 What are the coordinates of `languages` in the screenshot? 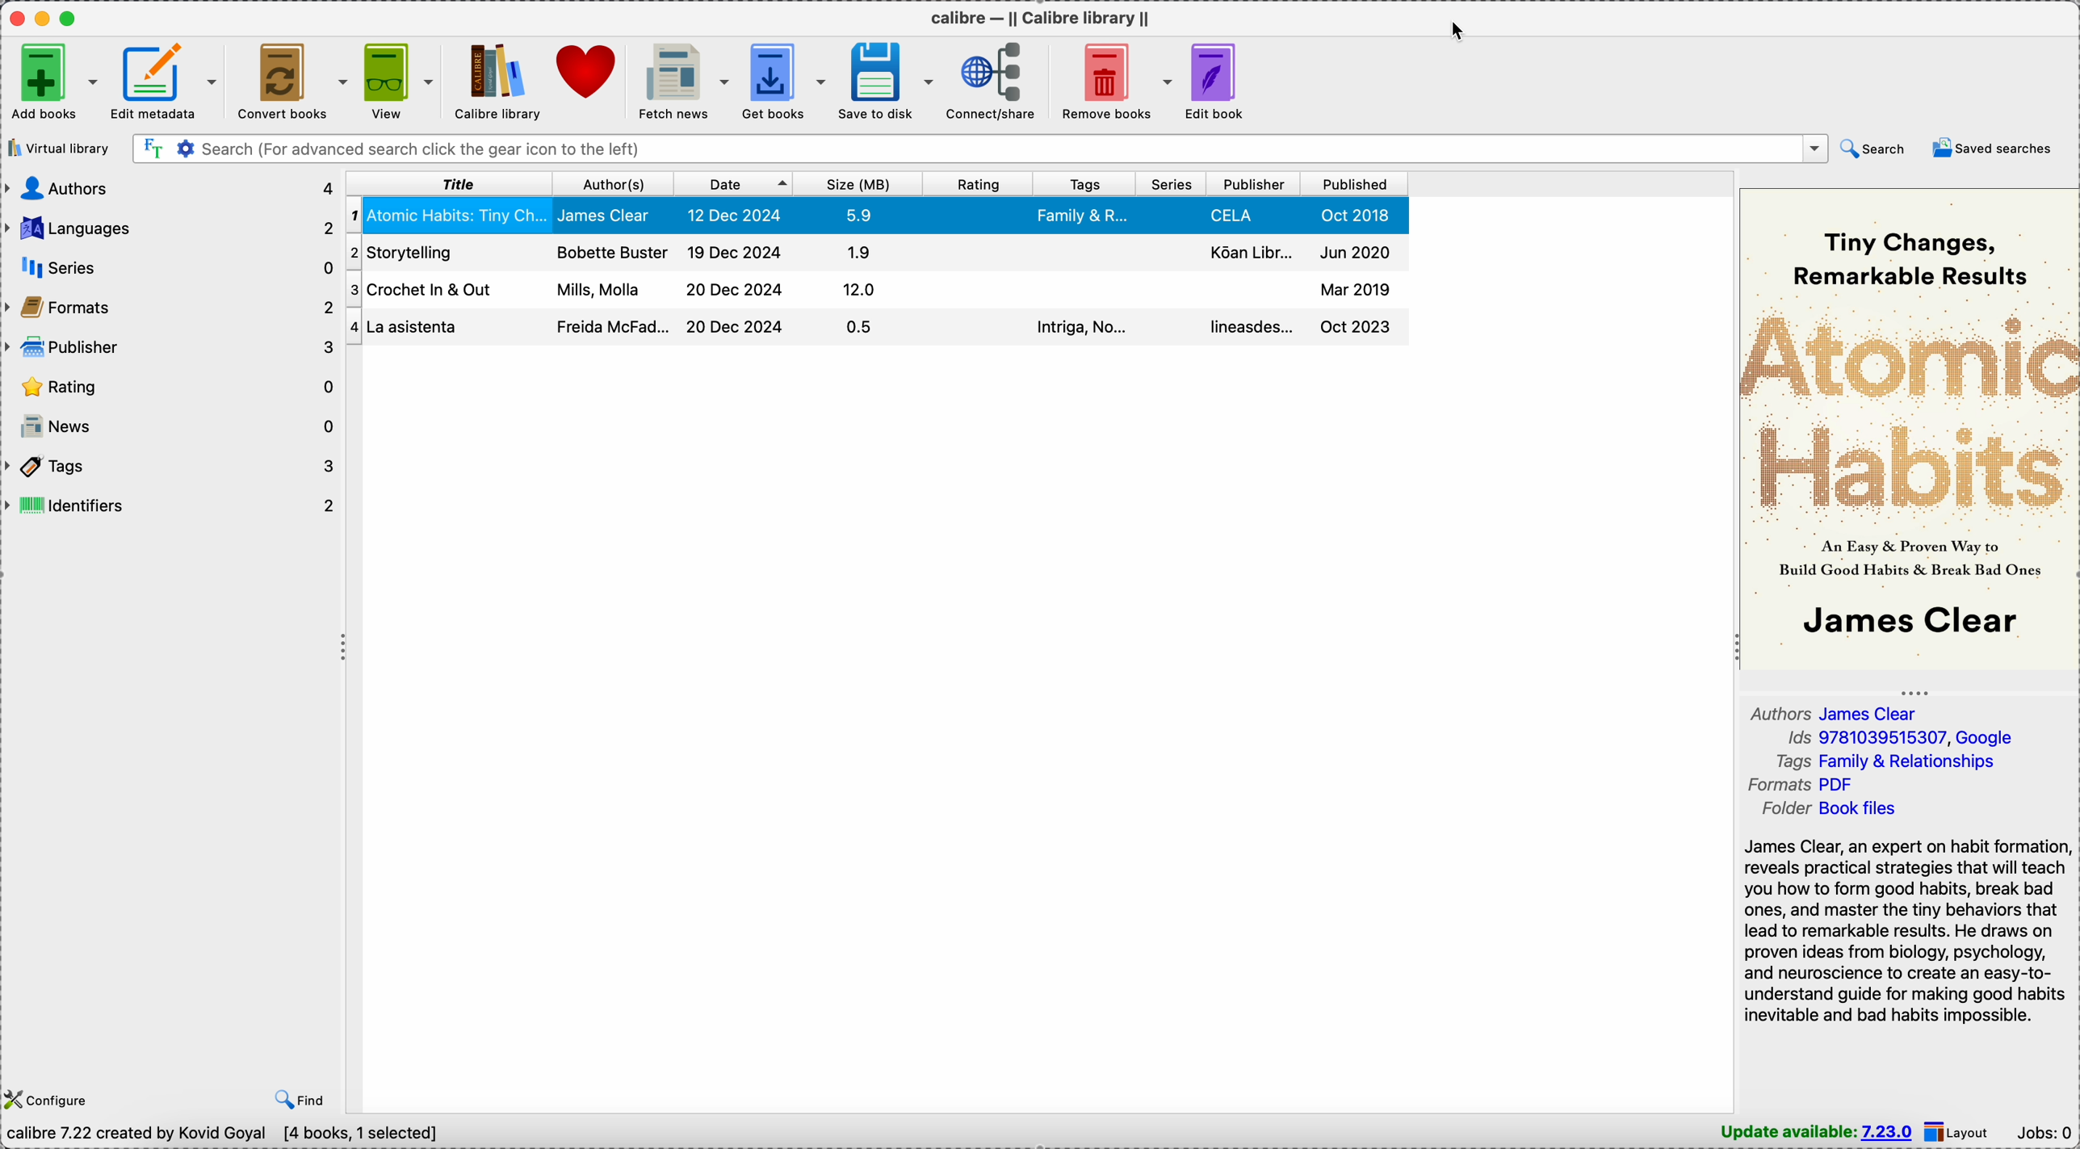 It's located at (172, 225).